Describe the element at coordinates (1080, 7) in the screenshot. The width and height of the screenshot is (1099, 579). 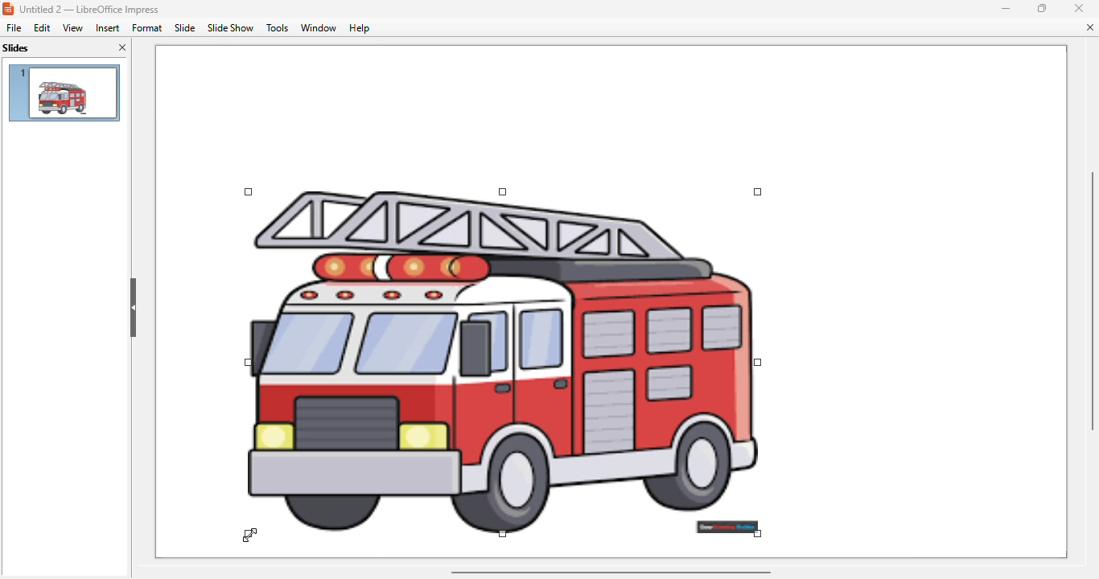
I see `close` at that location.